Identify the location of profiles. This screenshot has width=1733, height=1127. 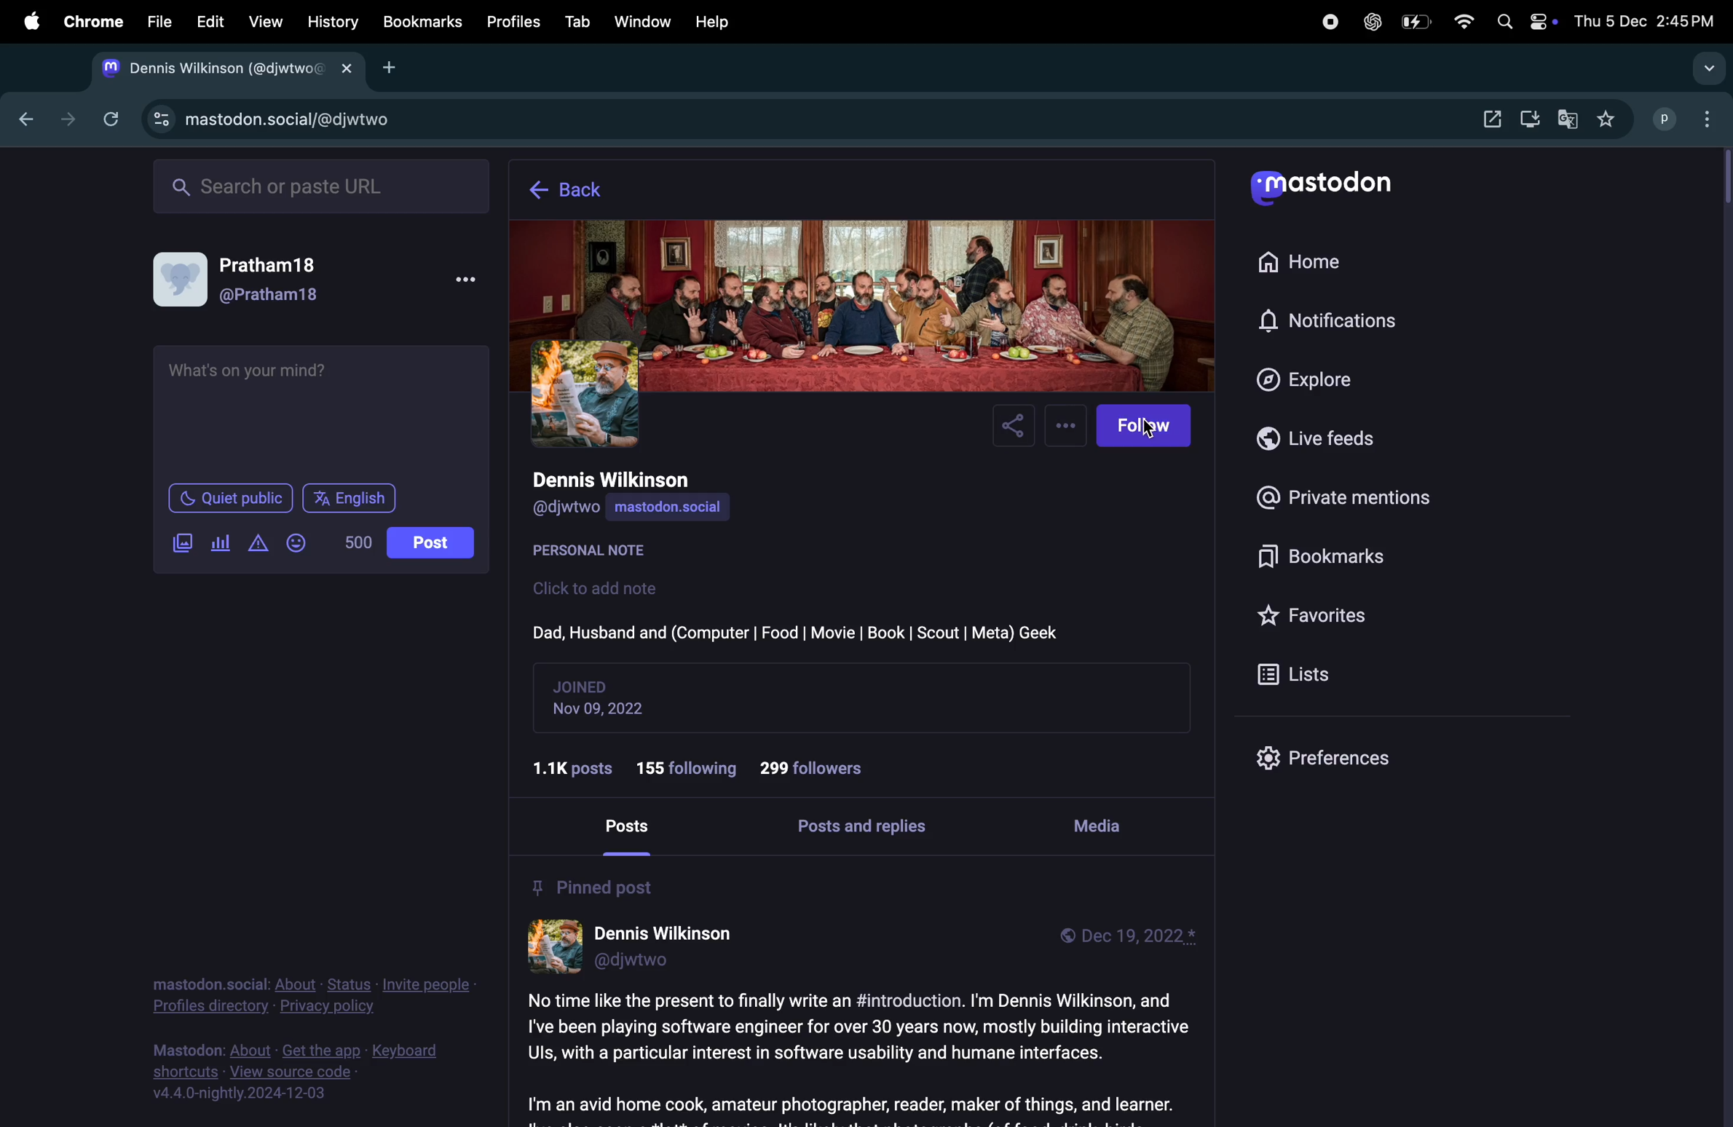
(518, 22).